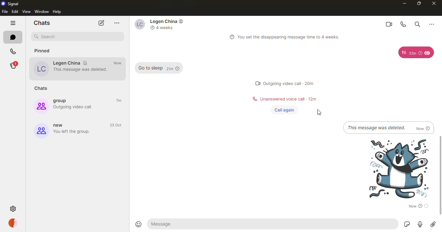 The height and width of the screenshot is (232, 442). I want to click on 7m, so click(120, 101).